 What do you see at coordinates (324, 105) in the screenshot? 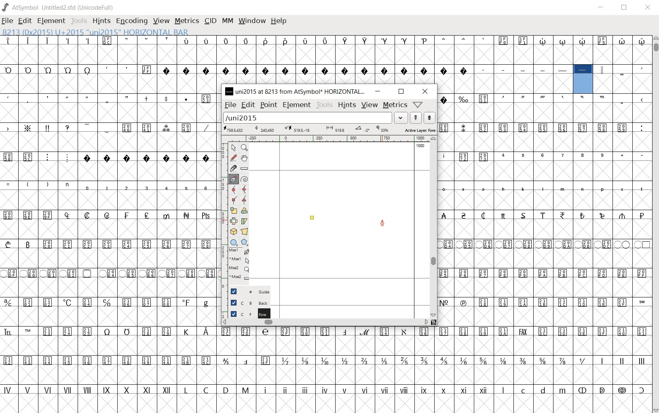
I see `tools` at bounding box center [324, 105].